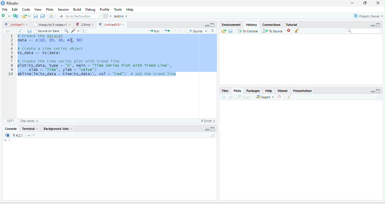 Image resolution: width=385 pixels, height=204 pixels. Describe the element at coordinates (12, 31) in the screenshot. I see `Go forward to next source location` at that location.